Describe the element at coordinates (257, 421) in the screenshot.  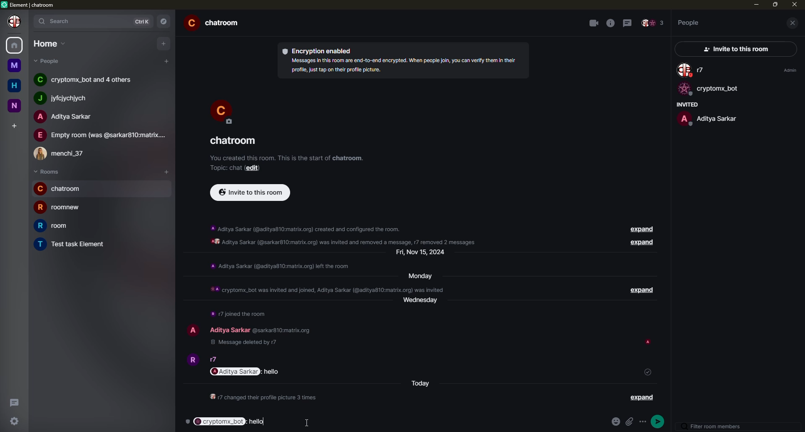
I see `hello` at that location.